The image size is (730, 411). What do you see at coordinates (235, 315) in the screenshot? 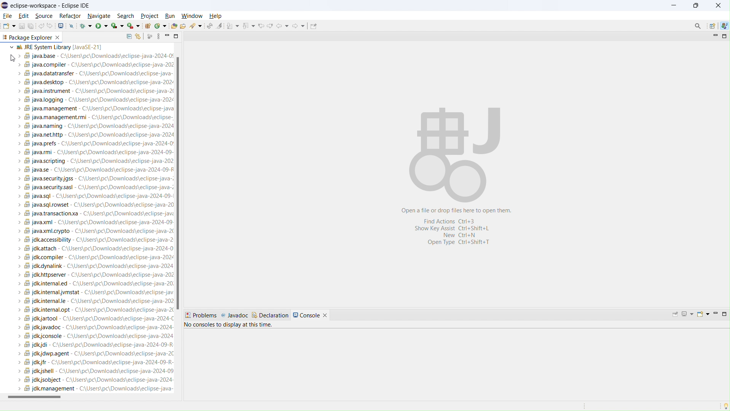
I see `javadoc` at bounding box center [235, 315].